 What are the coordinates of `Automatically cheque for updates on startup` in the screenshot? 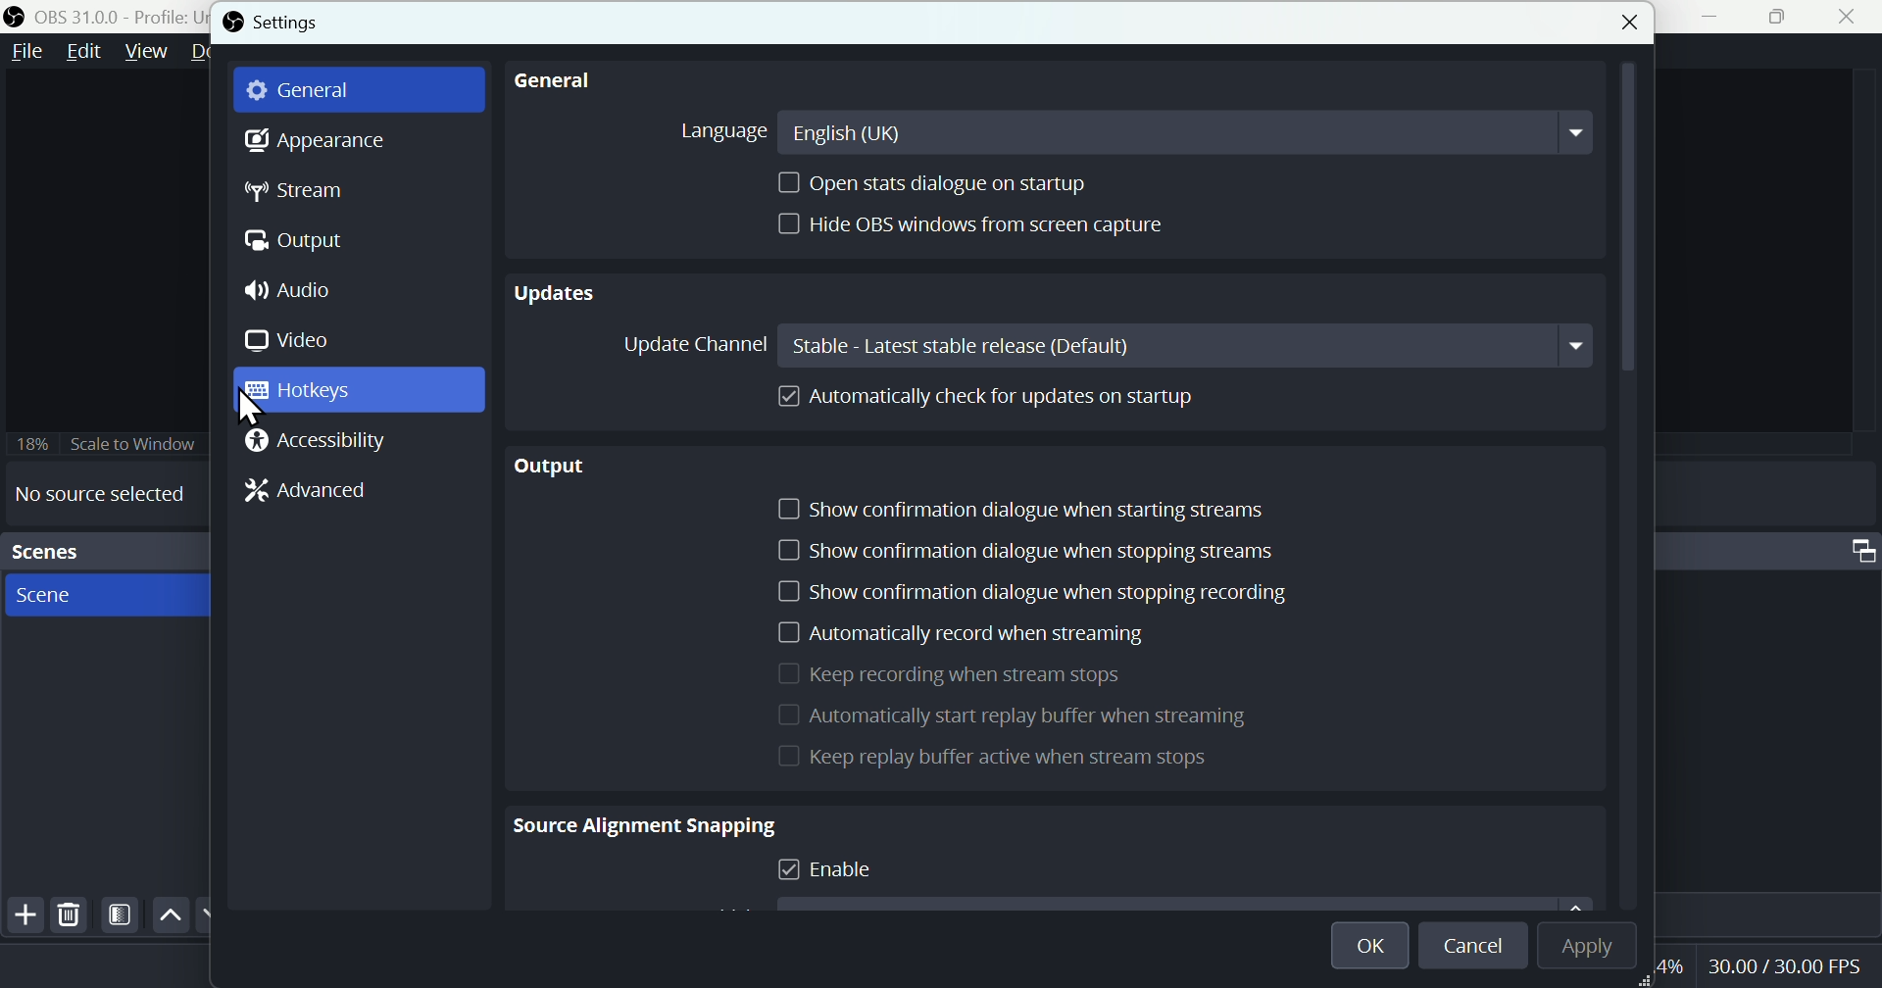 It's located at (1033, 398).